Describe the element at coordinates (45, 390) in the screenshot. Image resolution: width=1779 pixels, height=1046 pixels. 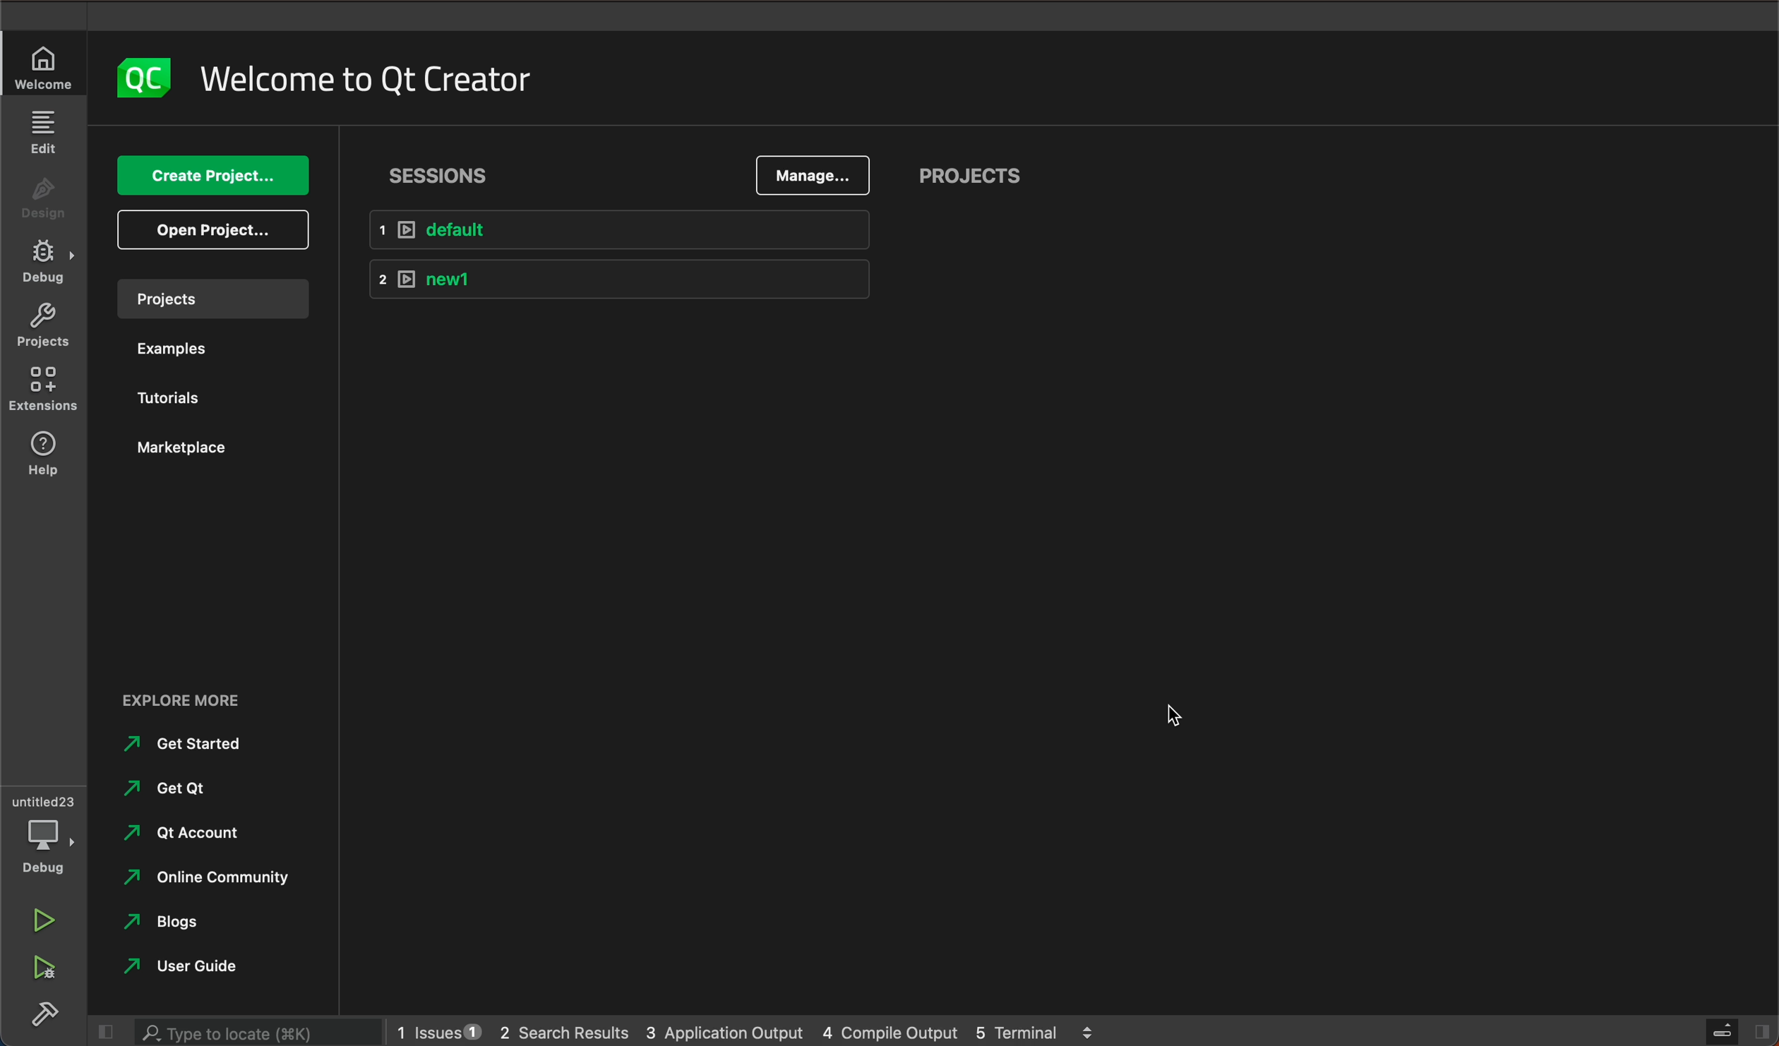
I see `Extensions` at that location.